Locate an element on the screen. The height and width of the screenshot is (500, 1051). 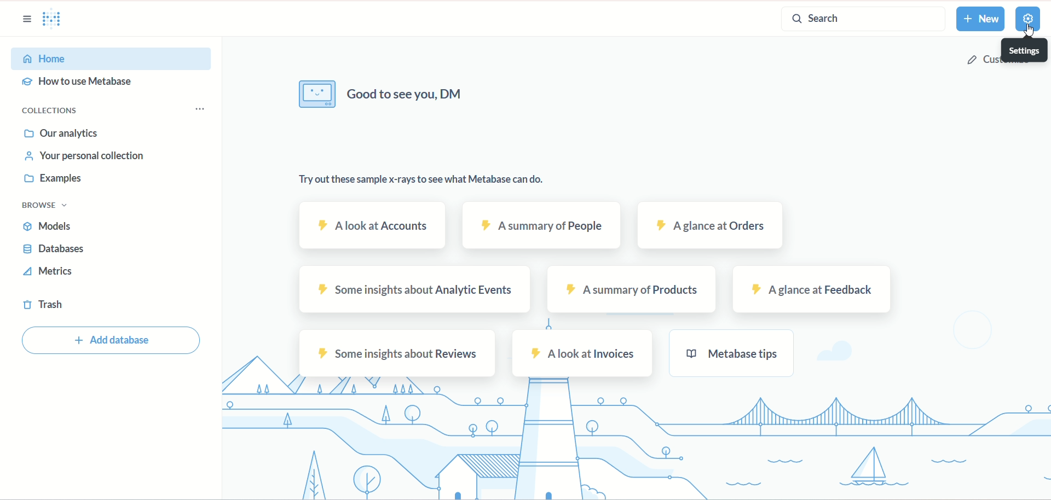
our analytics is located at coordinates (65, 134).